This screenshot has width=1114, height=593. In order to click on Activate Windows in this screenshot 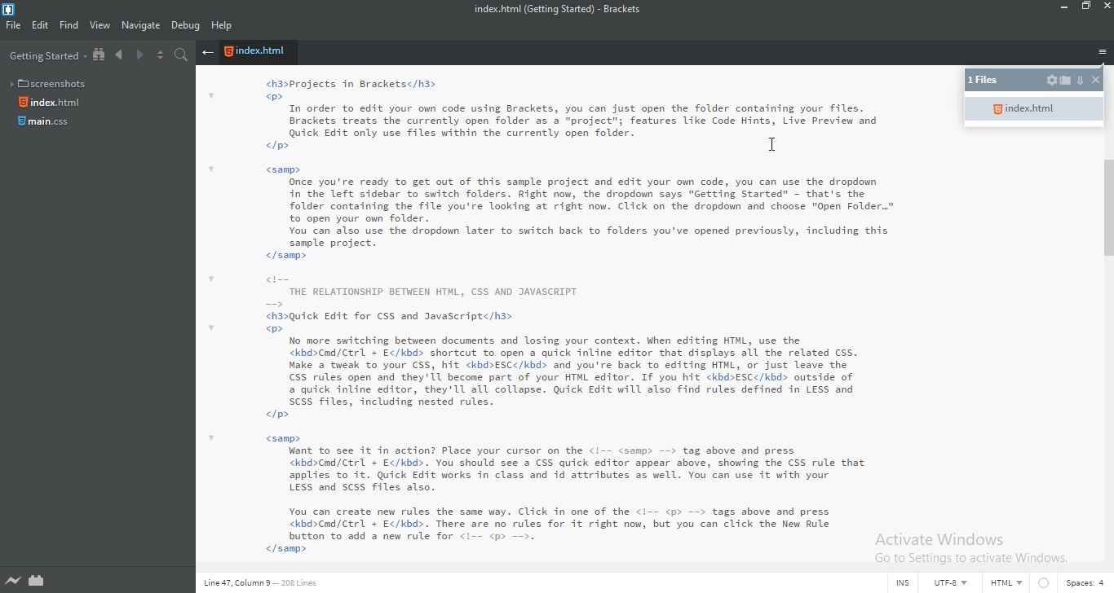, I will do `click(971, 550)`.